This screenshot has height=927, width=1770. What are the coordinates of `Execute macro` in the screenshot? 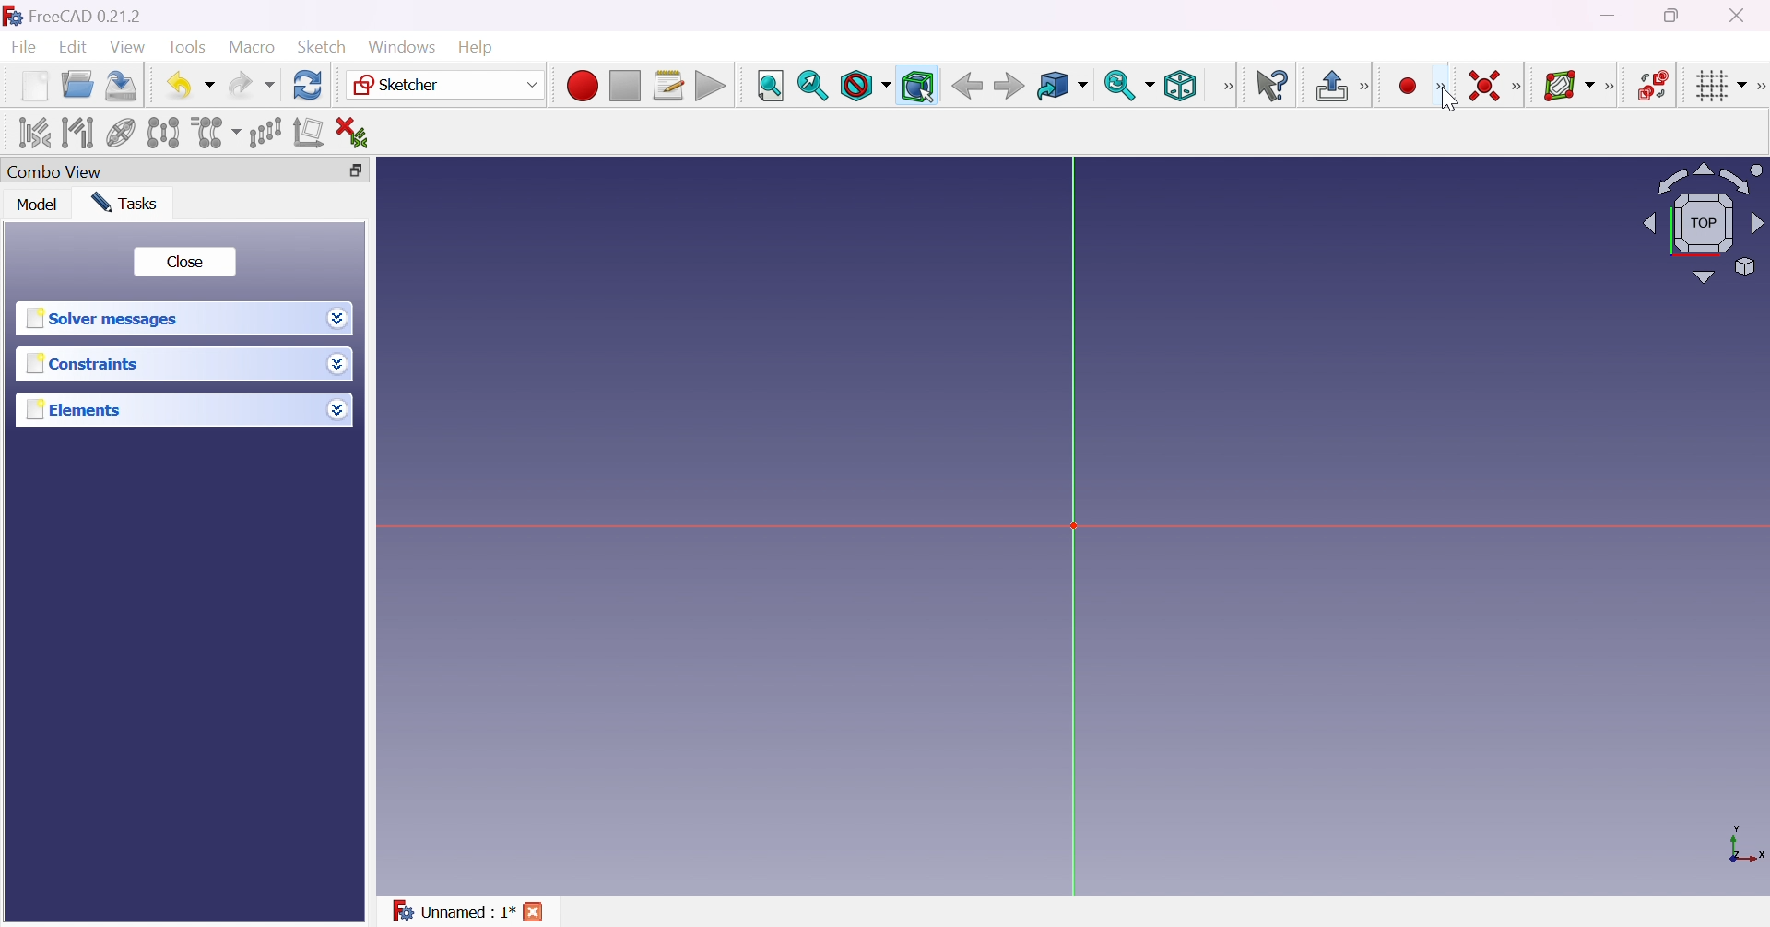 It's located at (711, 88).